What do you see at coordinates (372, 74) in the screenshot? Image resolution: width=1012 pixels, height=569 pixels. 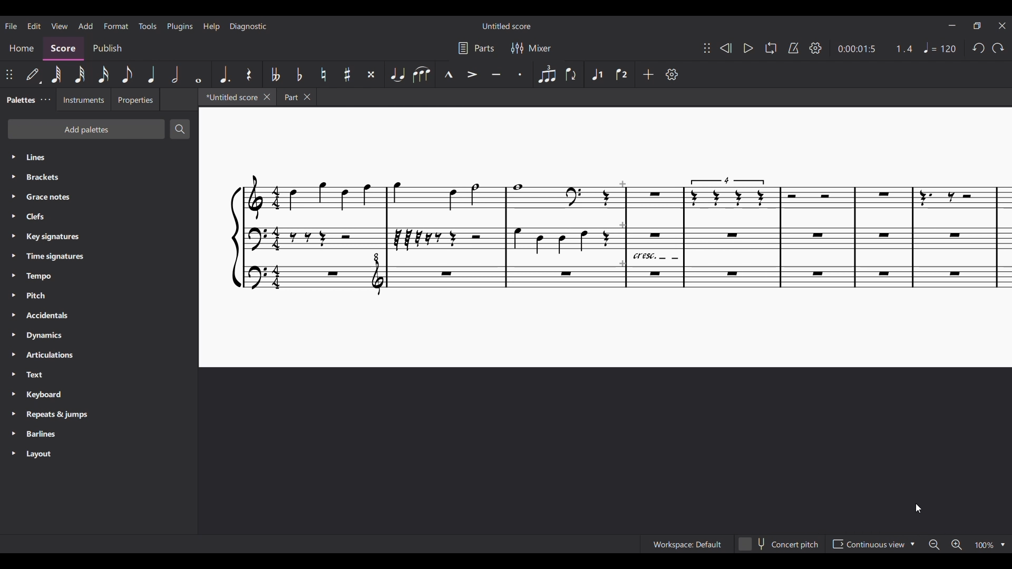 I see `Toggle double sharp` at bounding box center [372, 74].